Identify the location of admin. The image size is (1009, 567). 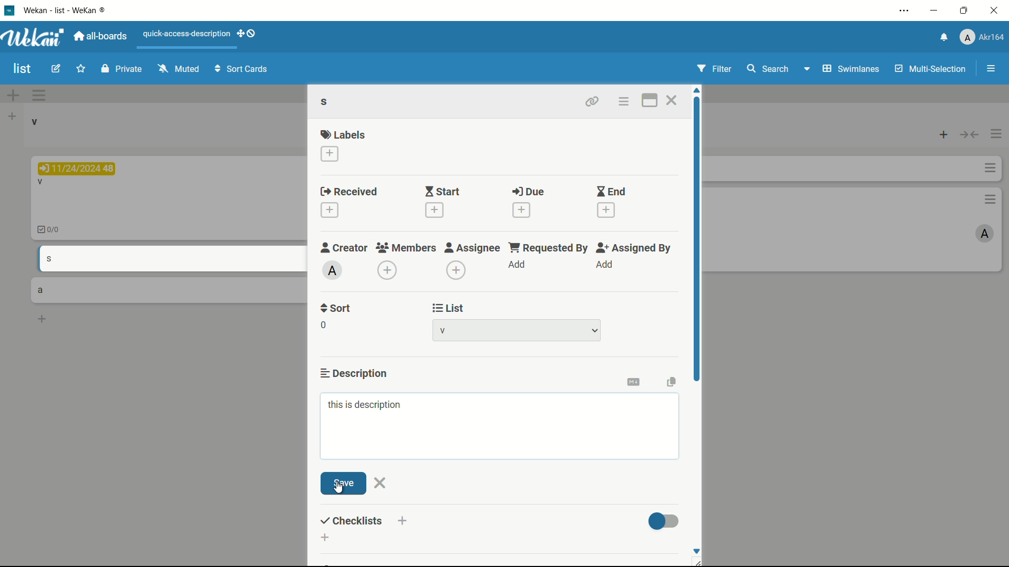
(332, 271).